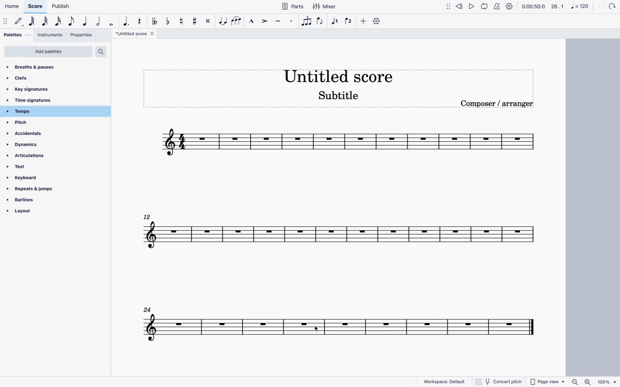 The height and width of the screenshot is (387, 620). Describe the element at coordinates (307, 21) in the screenshot. I see `tuplet` at that location.